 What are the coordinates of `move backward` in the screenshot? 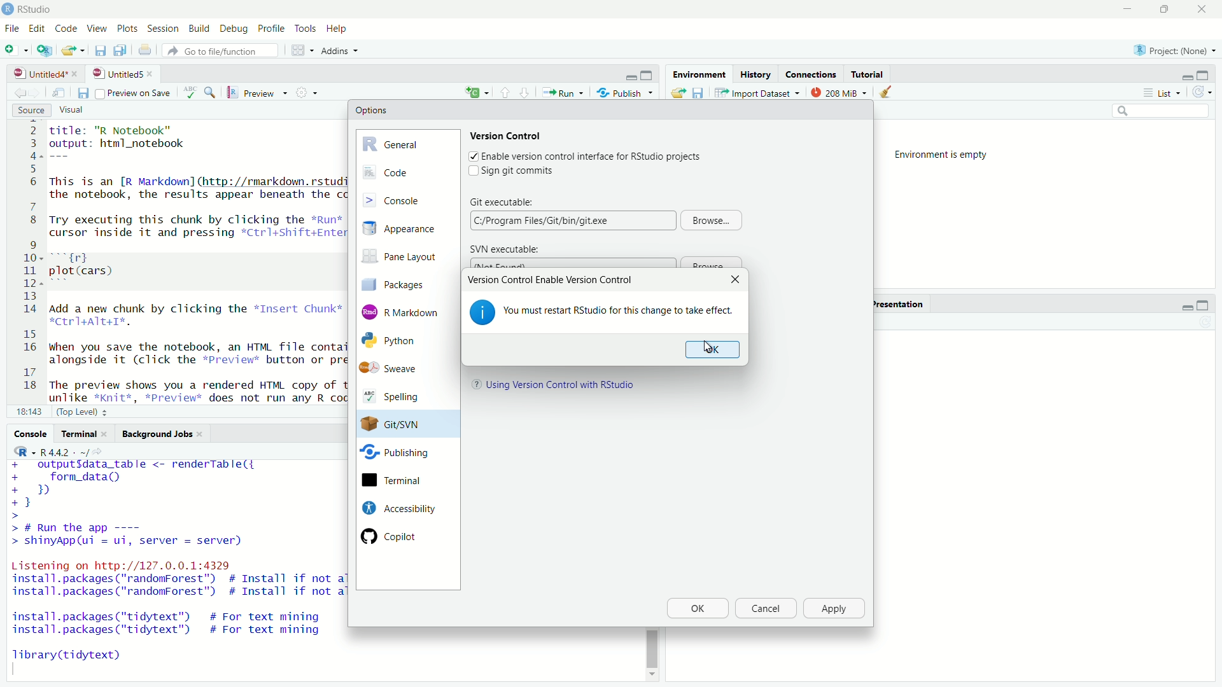 It's located at (37, 92).